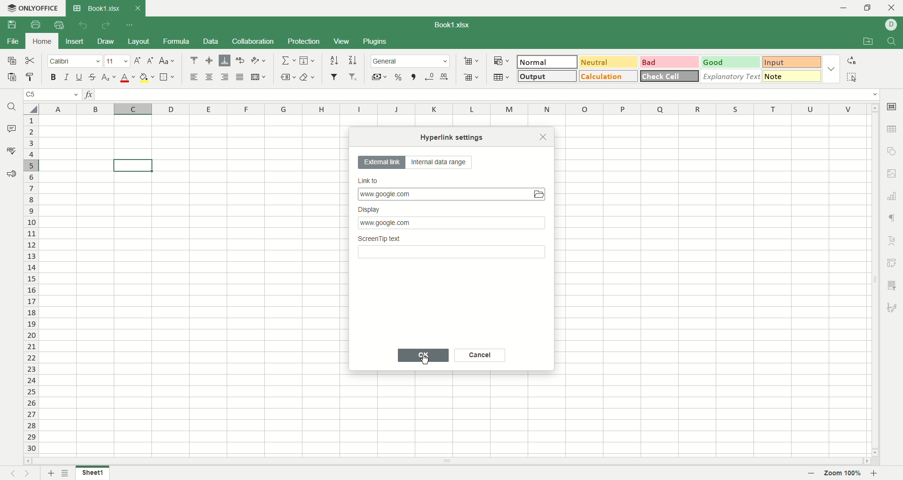  Describe the element at coordinates (12, 42) in the screenshot. I see `file` at that location.